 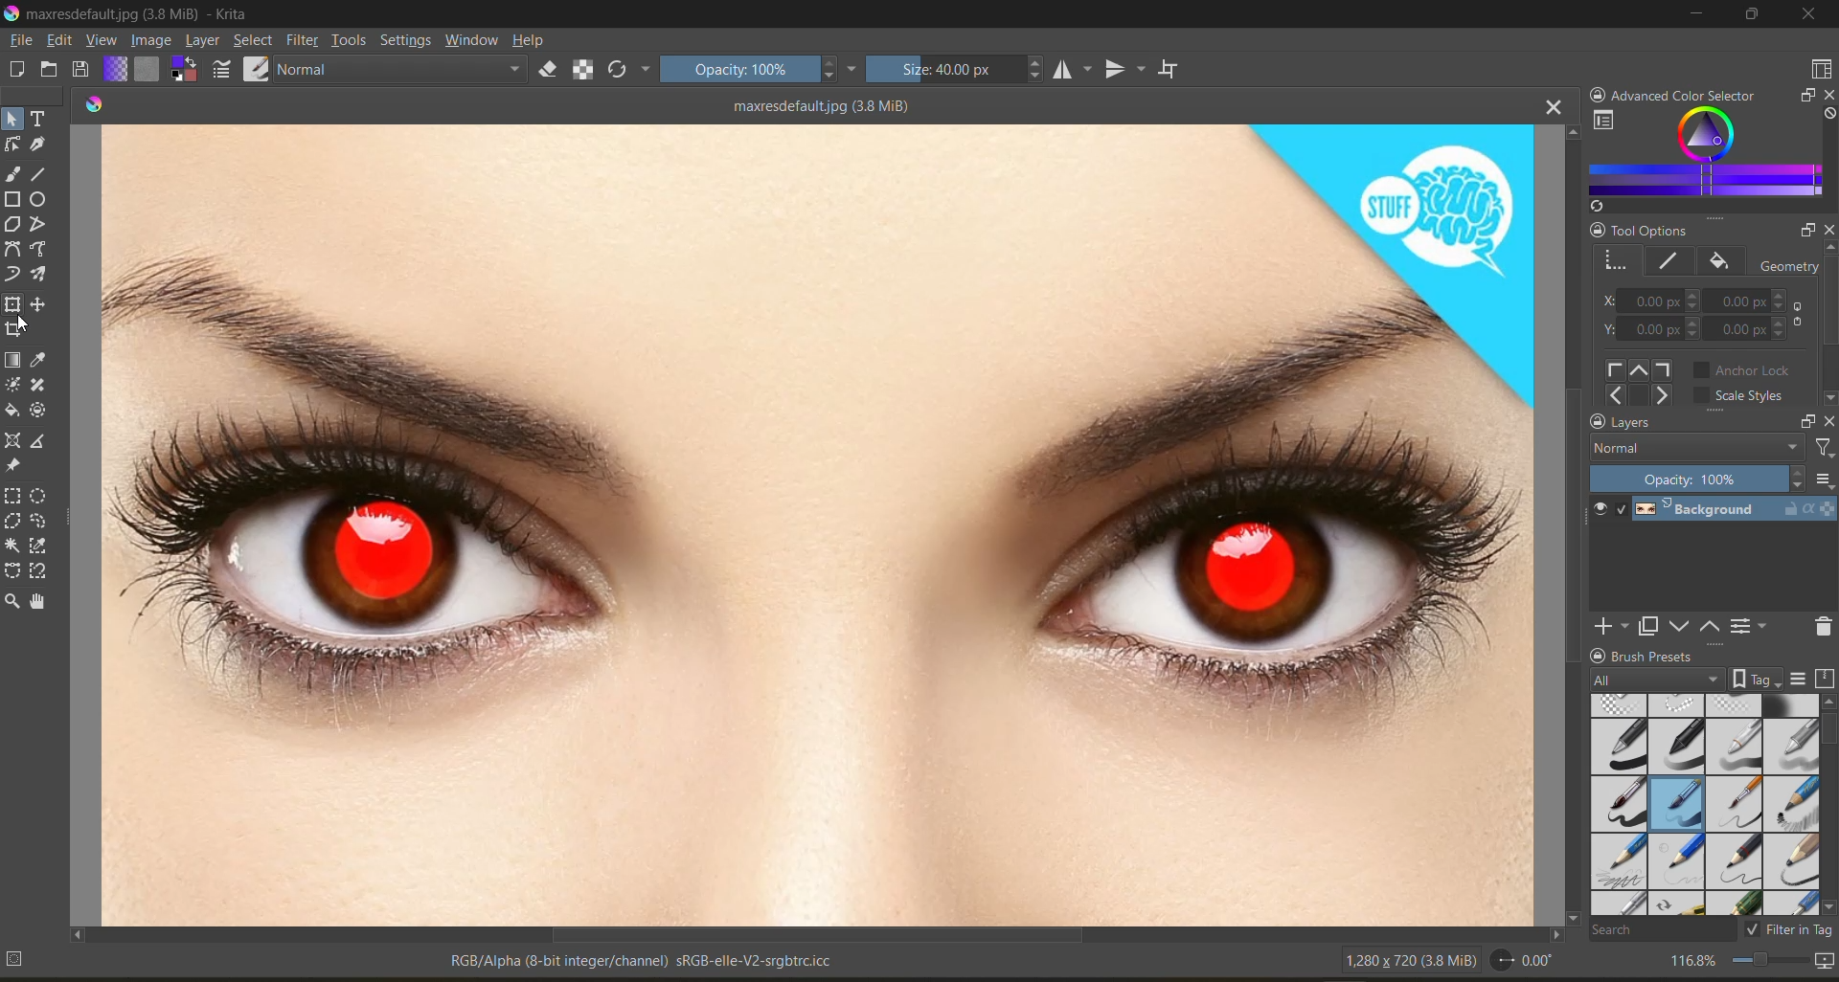 What do you see at coordinates (205, 41) in the screenshot?
I see `layer` at bounding box center [205, 41].